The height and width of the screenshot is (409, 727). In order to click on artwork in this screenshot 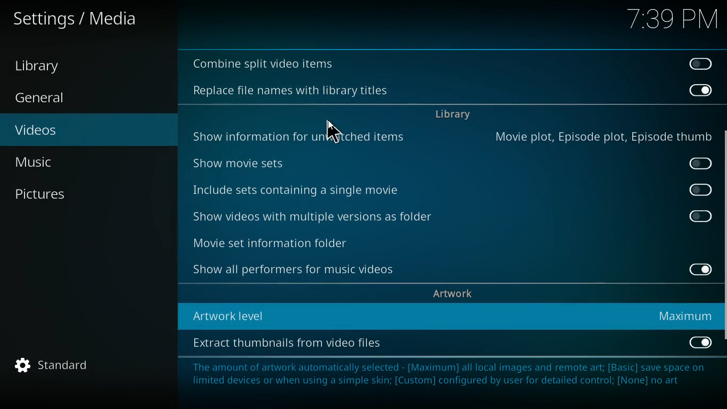, I will do `click(455, 294)`.